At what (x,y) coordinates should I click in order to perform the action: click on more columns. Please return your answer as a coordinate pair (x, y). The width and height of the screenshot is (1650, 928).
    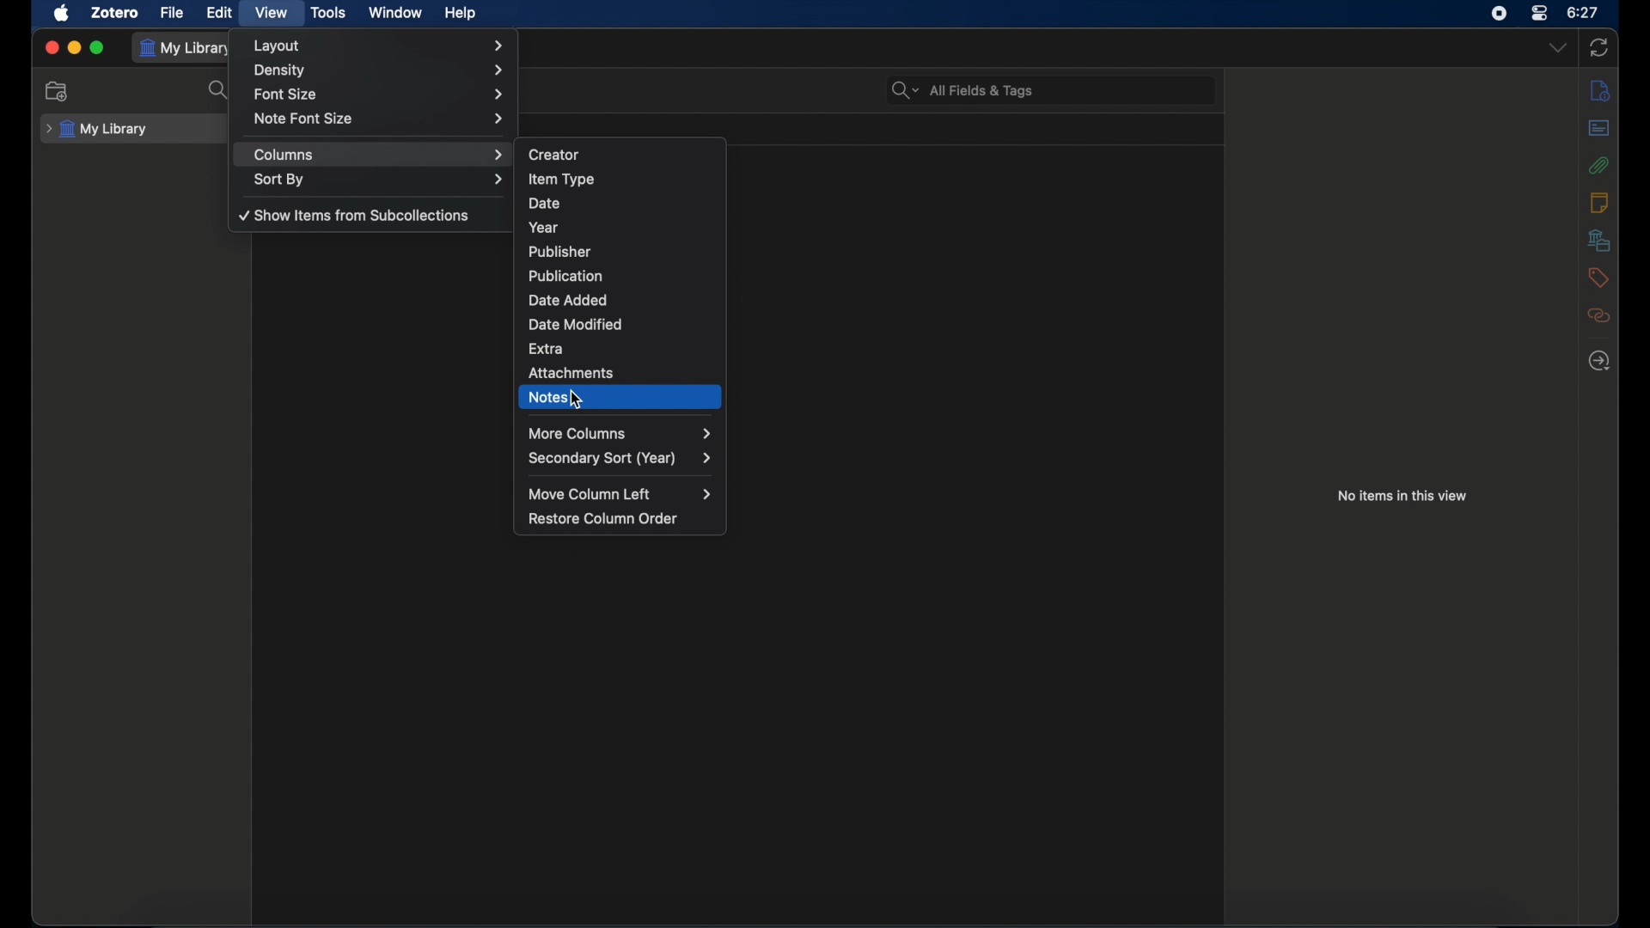
    Looking at the image, I should click on (620, 433).